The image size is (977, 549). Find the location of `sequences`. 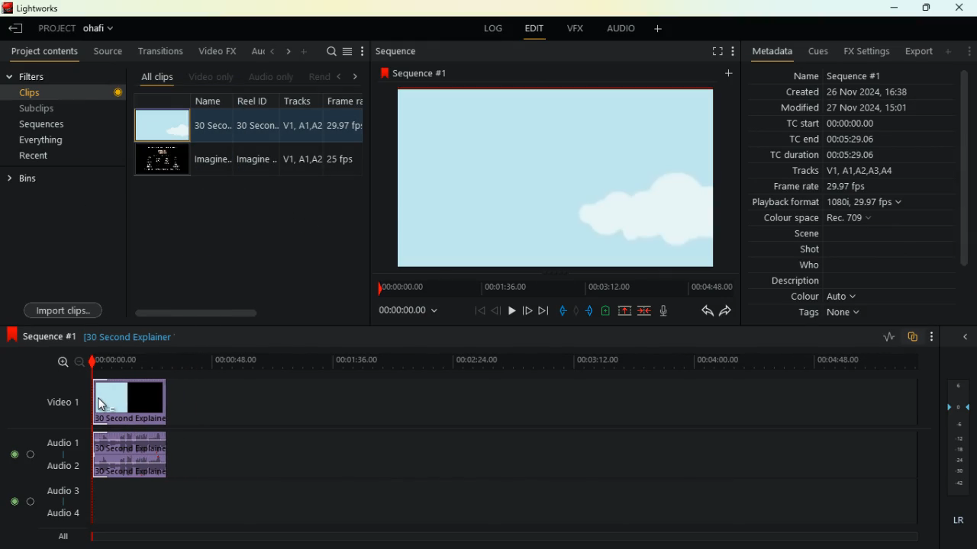

sequences is located at coordinates (48, 125).